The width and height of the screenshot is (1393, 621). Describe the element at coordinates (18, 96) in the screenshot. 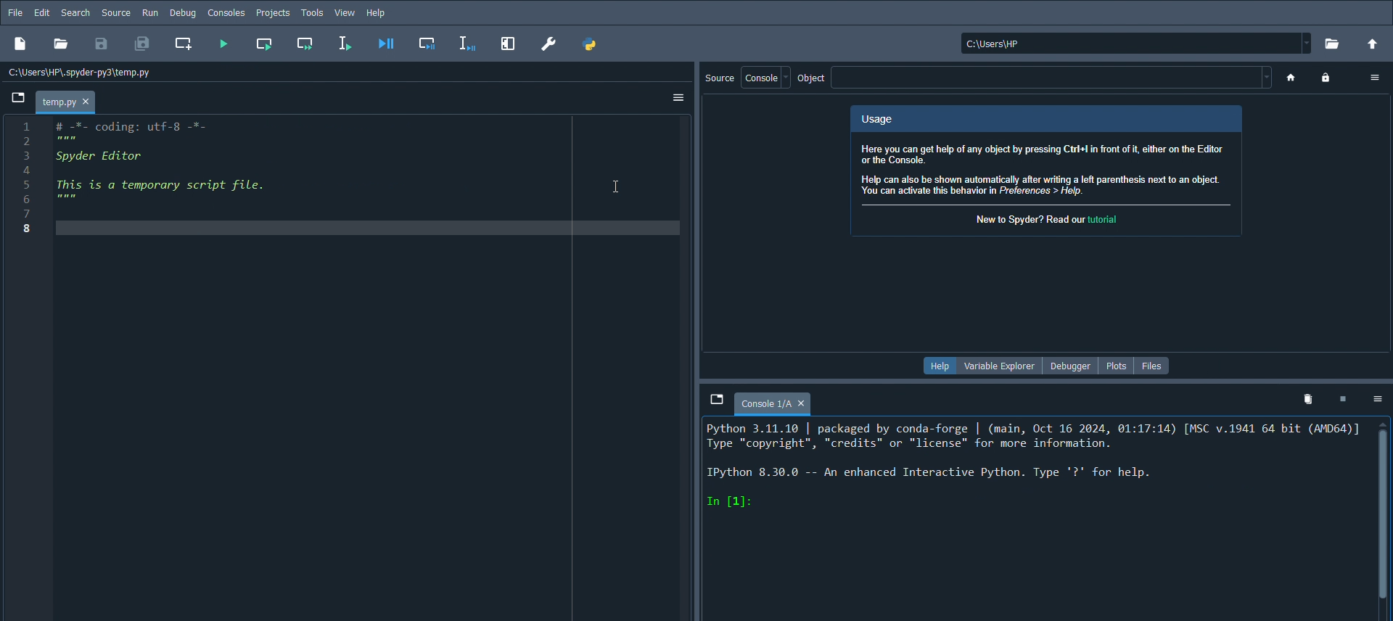

I see `Browse tabs` at that location.